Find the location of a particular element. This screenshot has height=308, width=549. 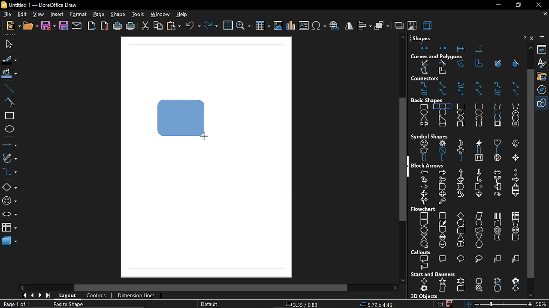

3d shapes is located at coordinates (9, 242).